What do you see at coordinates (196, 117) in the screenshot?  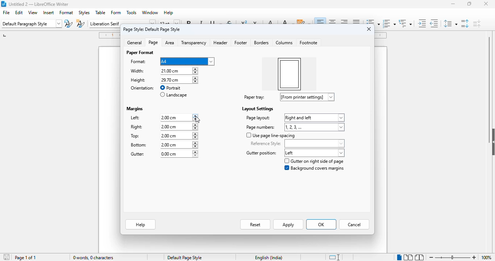 I see `increment or decrement` at bounding box center [196, 117].